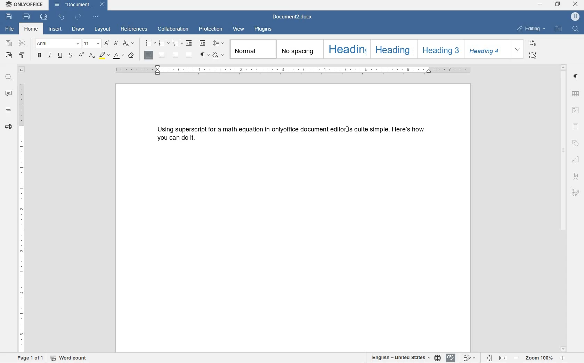  I want to click on superscript, so click(81, 55).